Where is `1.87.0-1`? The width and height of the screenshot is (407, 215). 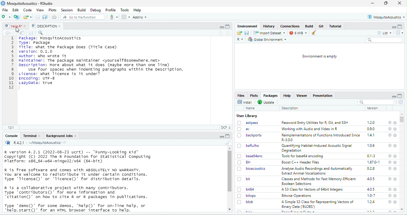
1.87.0-1 is located at coordinates (374, 162).